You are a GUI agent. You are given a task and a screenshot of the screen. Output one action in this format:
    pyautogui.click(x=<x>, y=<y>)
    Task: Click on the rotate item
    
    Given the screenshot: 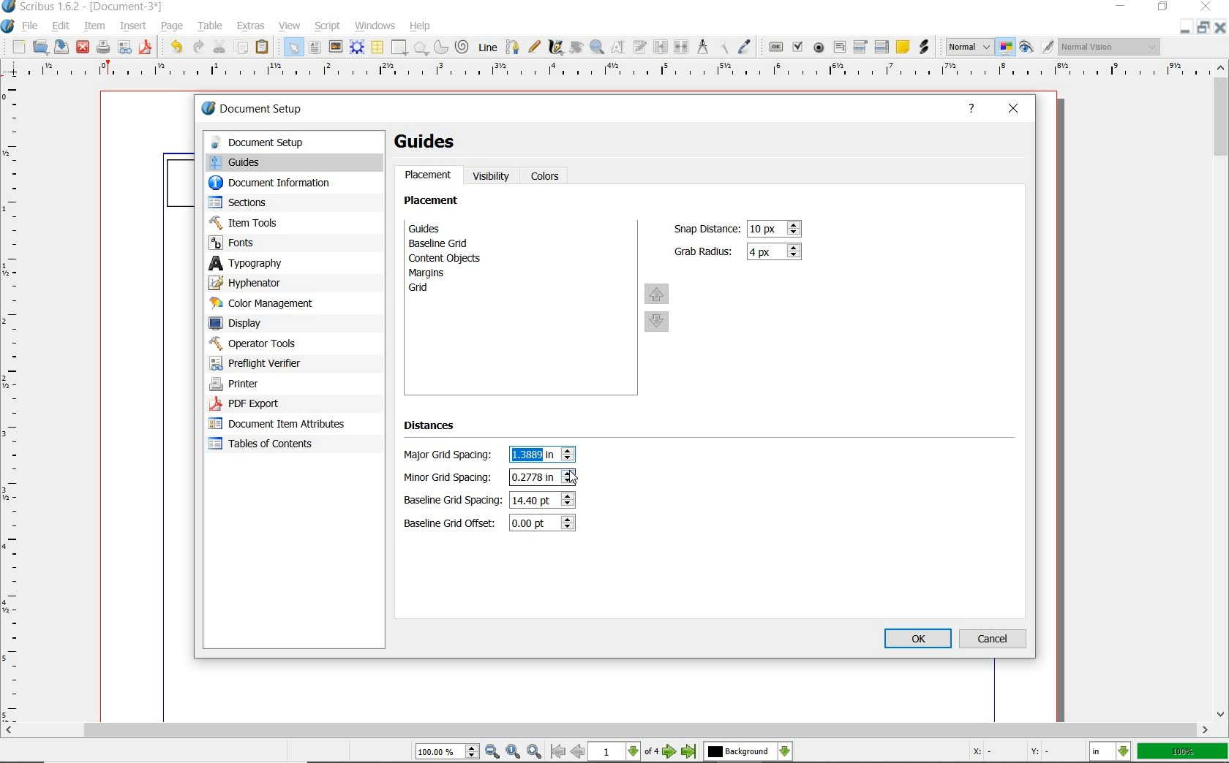 What is the action you would take?
    pyautogui.click(x=576, y=48)
    